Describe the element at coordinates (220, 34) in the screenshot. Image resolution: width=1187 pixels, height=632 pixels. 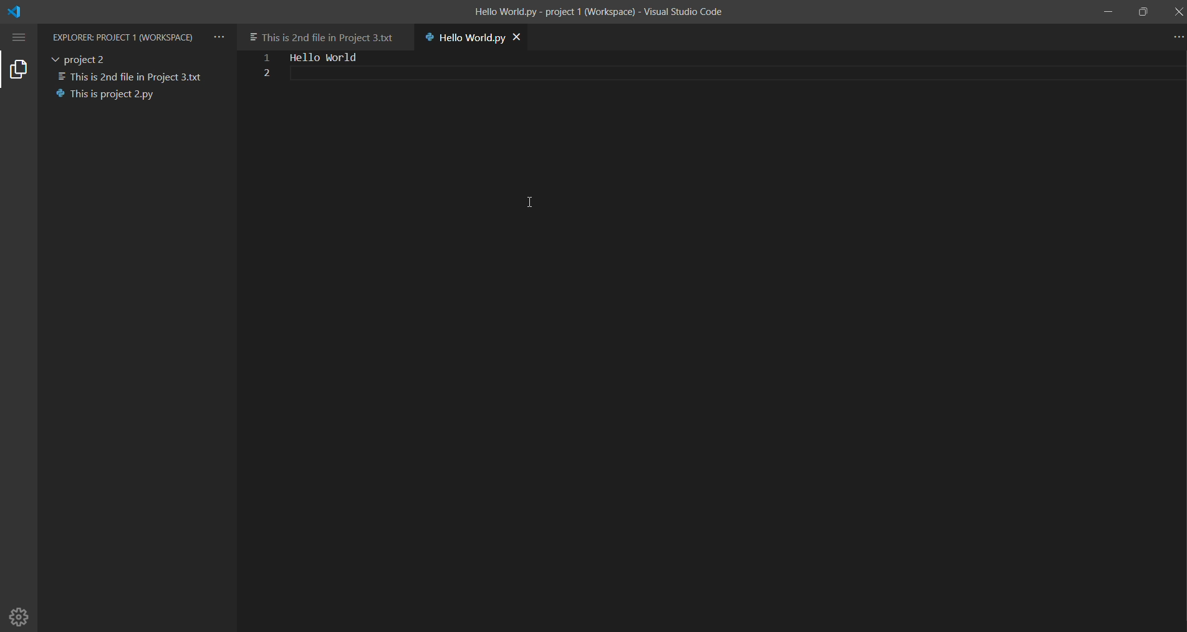
I see `views and more actions` at that location.